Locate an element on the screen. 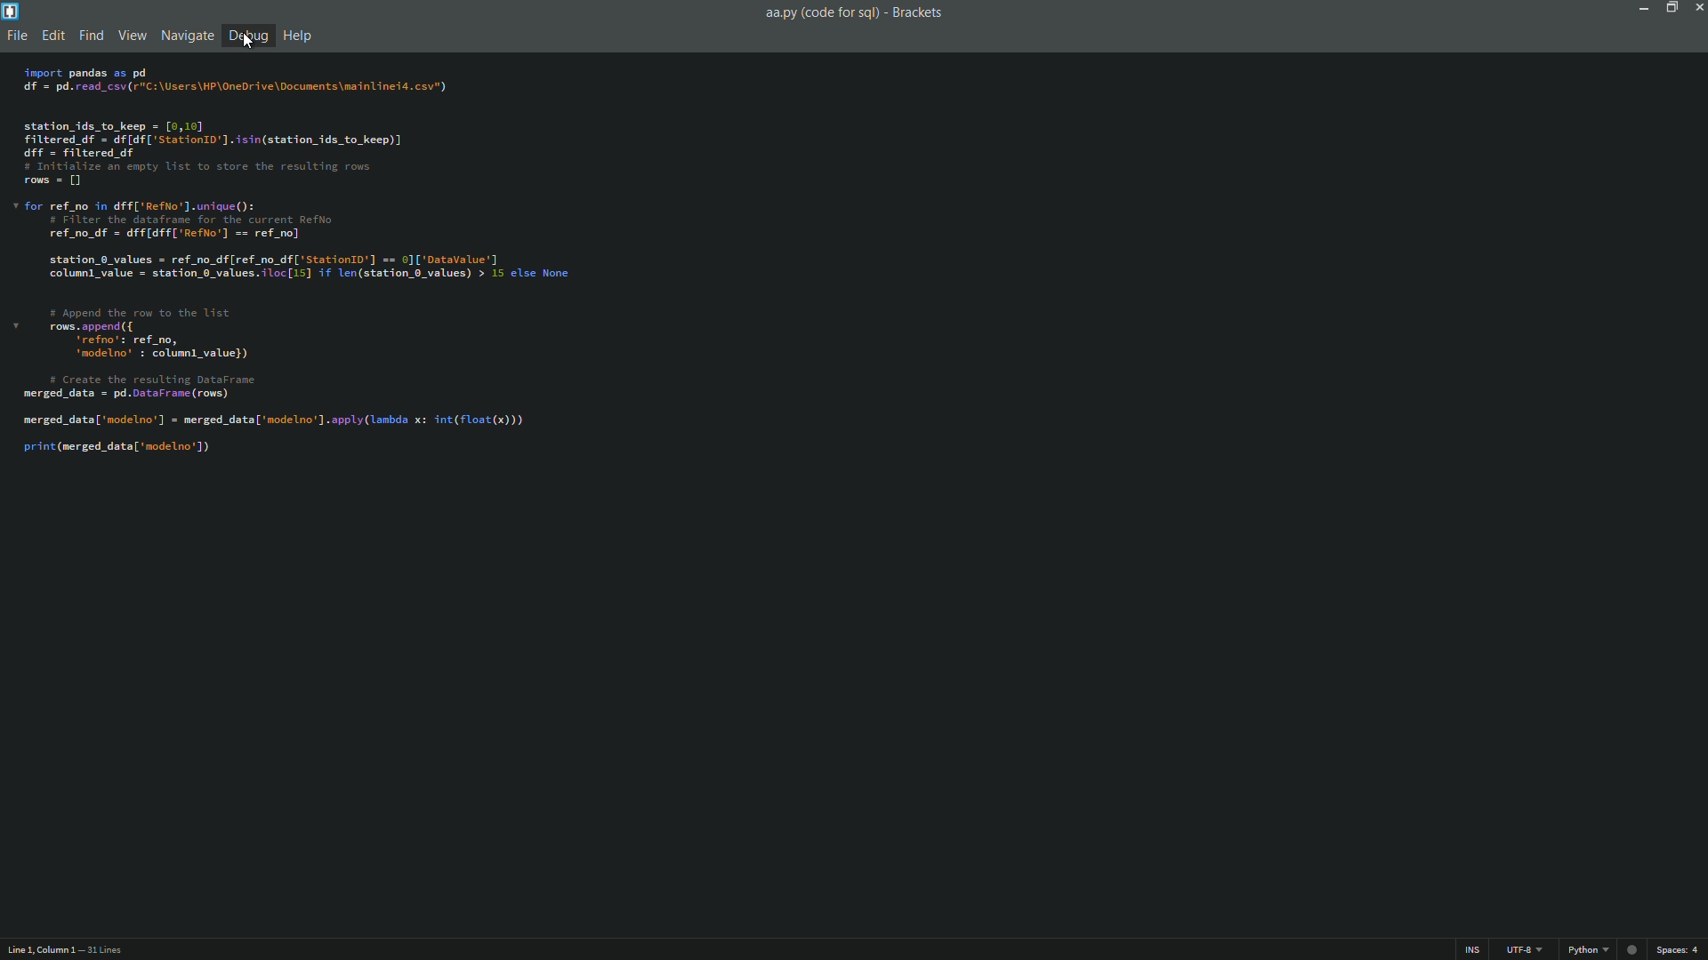  UTF-8 is located at coordinates (1526, 948).